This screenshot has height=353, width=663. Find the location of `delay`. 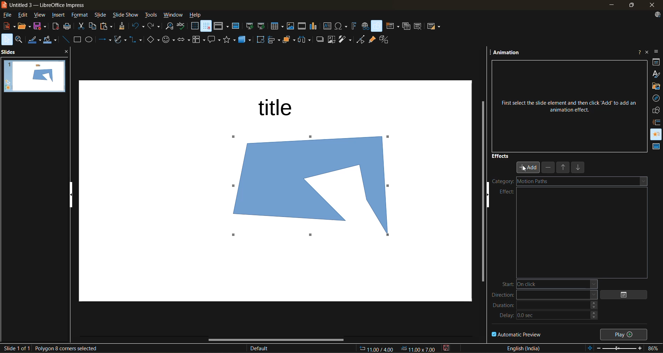

delay is located at coordinates (546, 316).